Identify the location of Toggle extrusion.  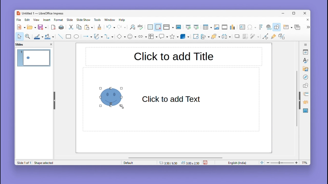
(282, 37).